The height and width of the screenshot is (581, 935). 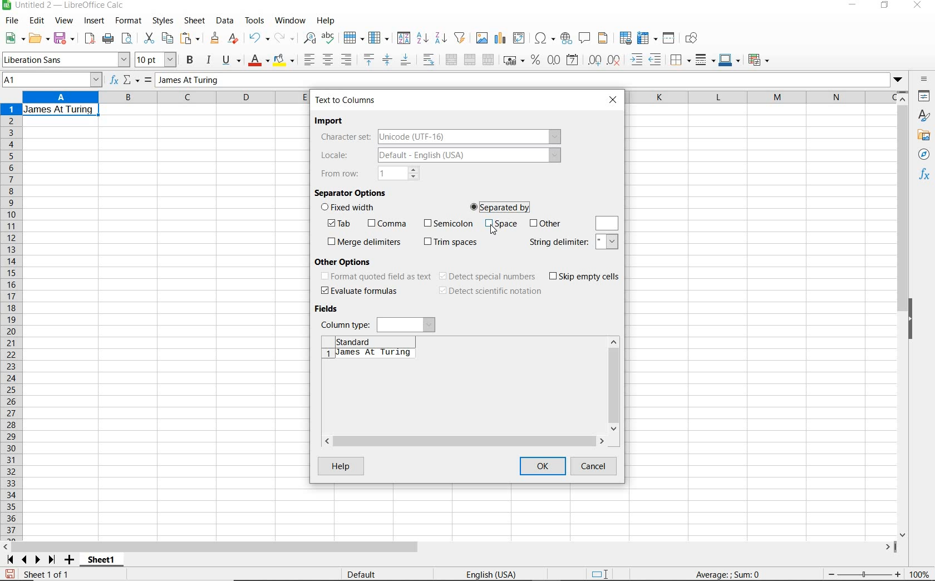 What do you see at coordinates (347, 61) in the screenshot?
I see `align right` at bounding box center [347, 61].